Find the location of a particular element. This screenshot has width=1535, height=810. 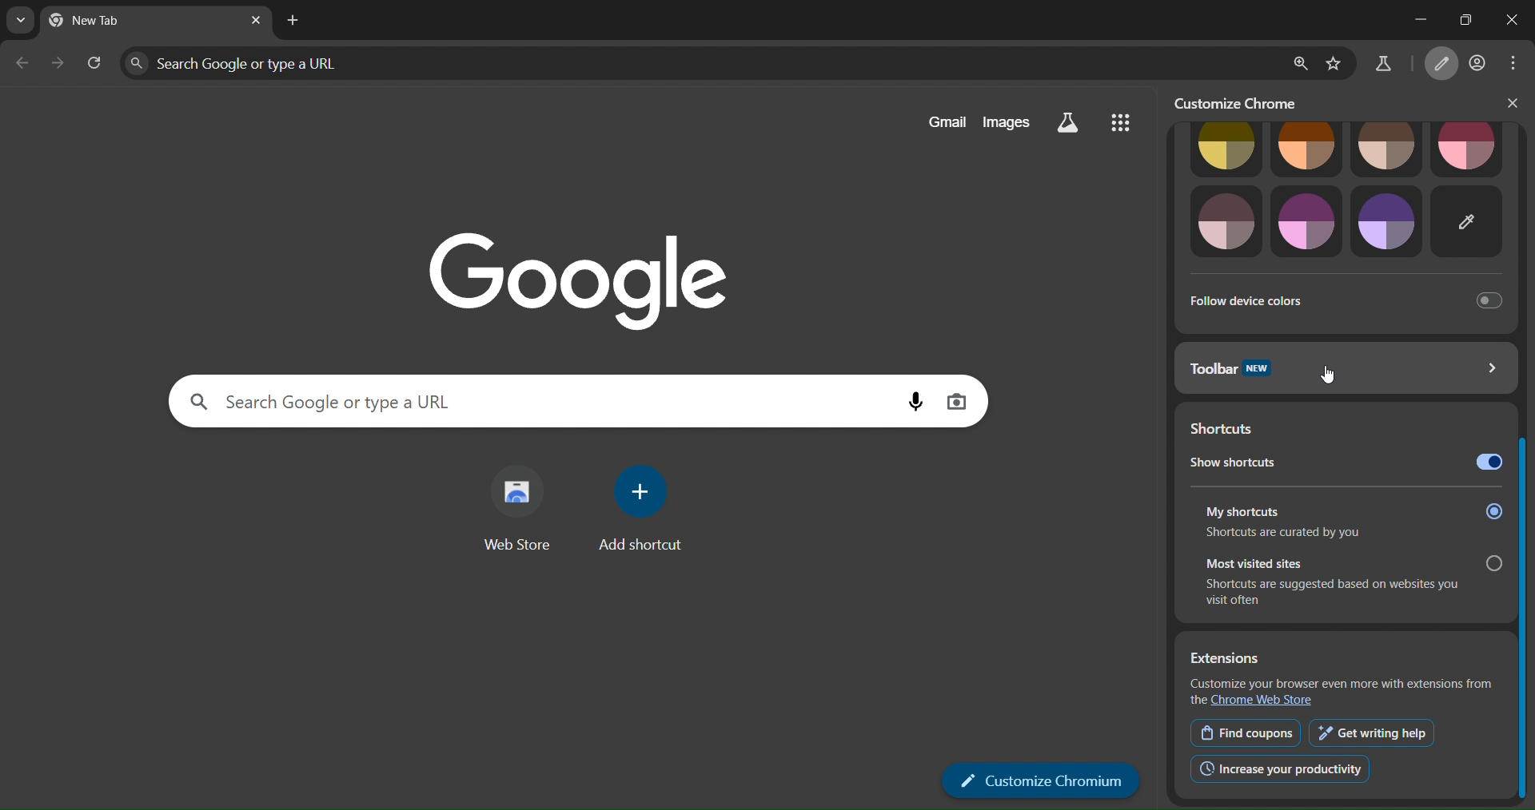

zoom  is located at coordinates (1299, 60).